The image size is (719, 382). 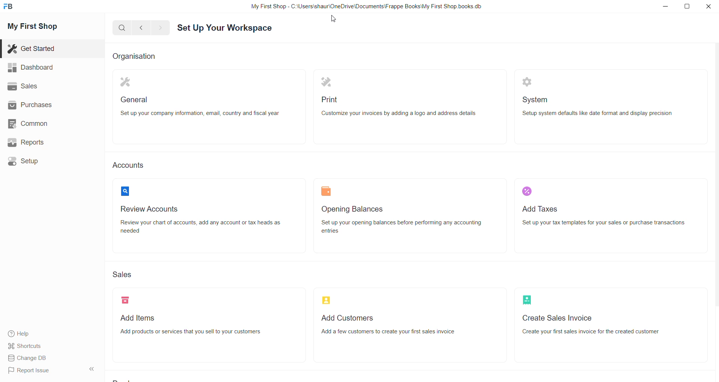 I want to click on Report Issue, so click(x=29, y=372).